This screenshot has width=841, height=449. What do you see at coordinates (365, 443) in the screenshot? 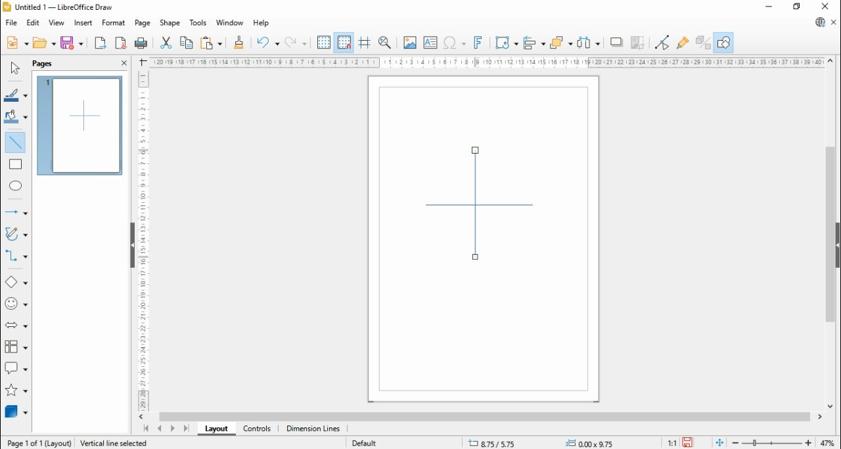
I see `default` at bounding box center [365, 443].